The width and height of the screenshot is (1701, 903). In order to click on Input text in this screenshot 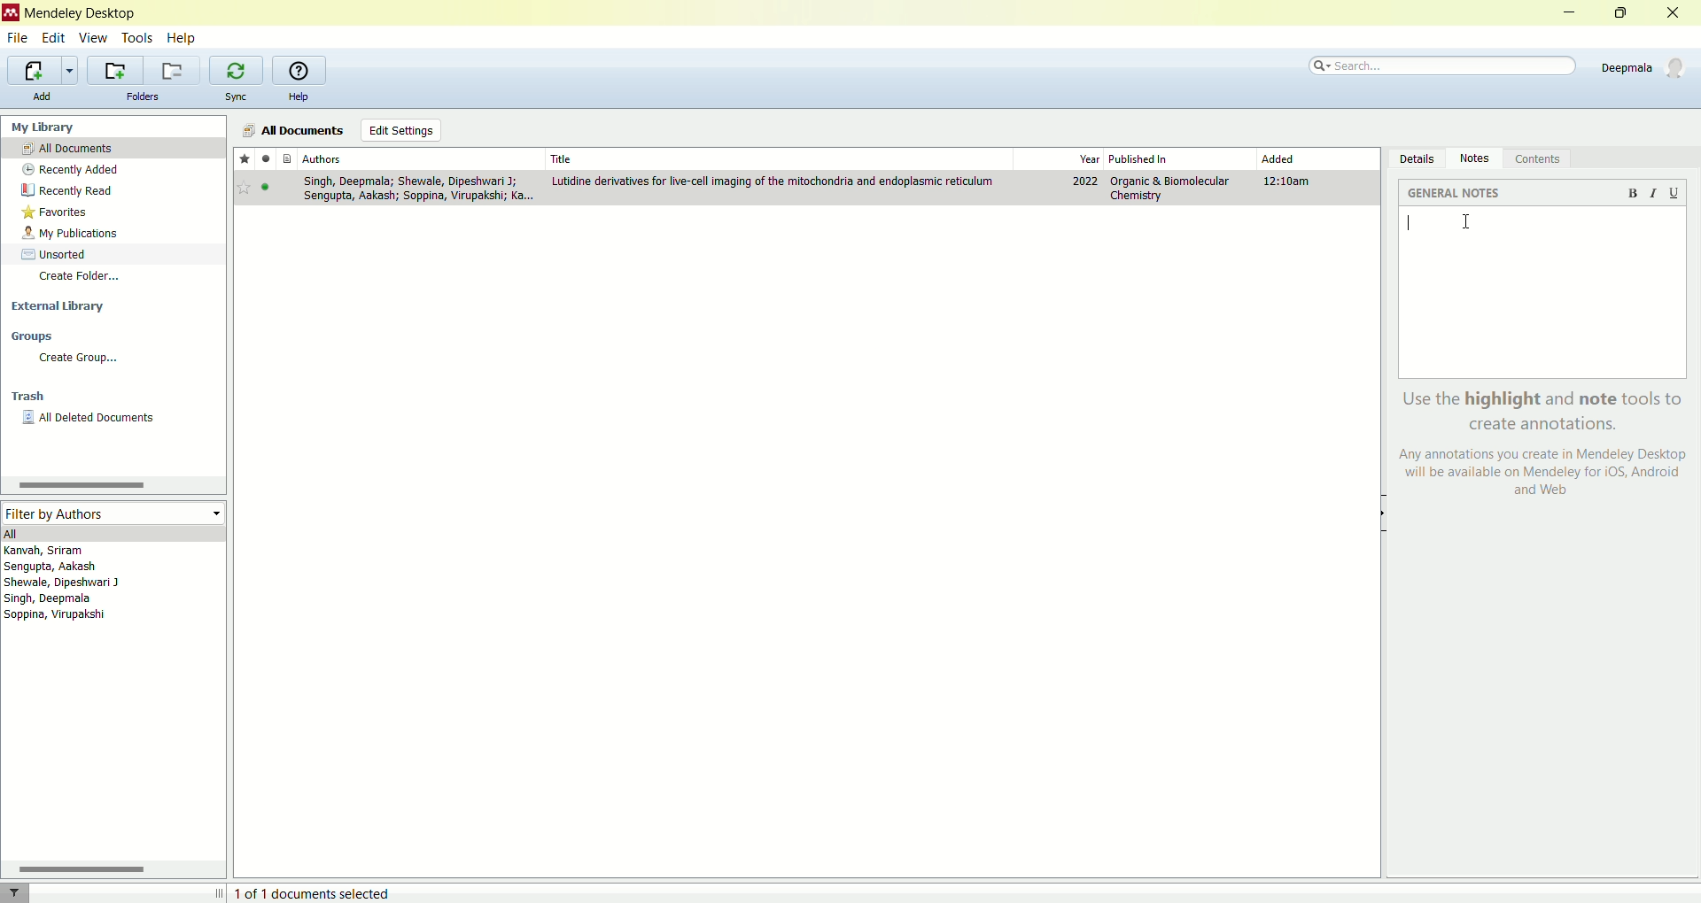, I will do `click(1412, 223)`.